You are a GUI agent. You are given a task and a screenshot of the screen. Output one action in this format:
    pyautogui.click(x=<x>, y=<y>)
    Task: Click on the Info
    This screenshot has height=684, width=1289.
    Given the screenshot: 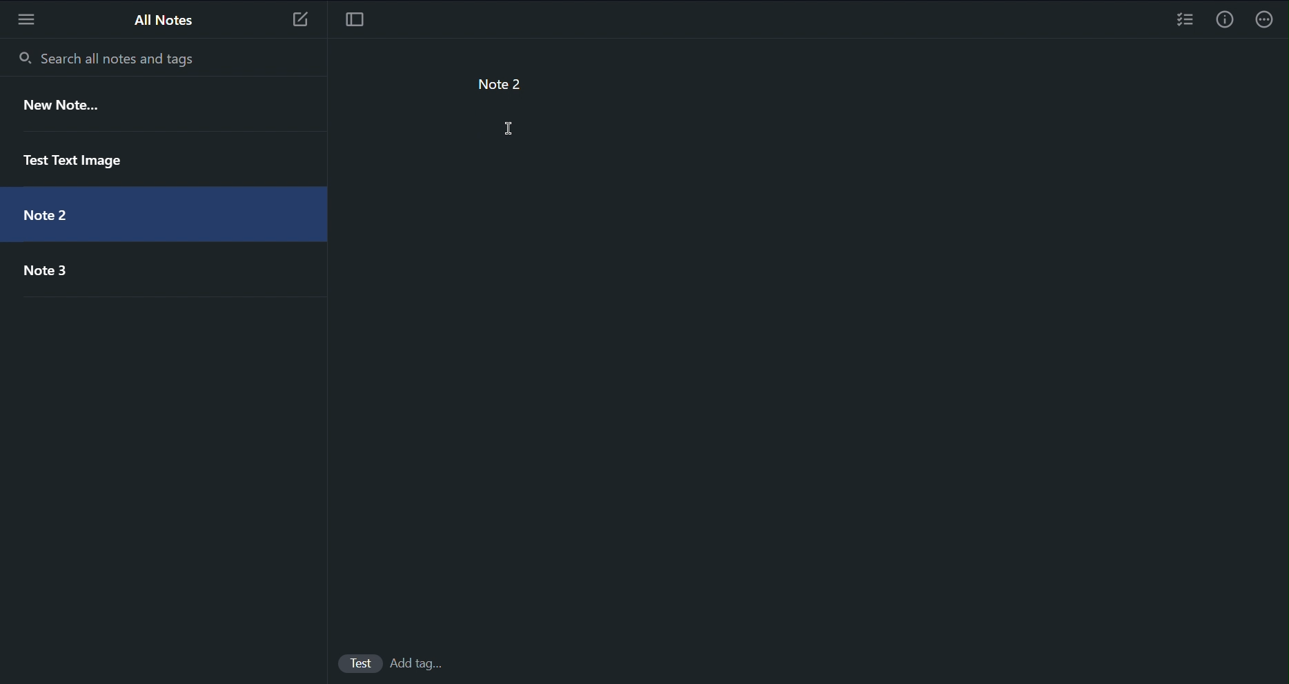 What is the action you would take?
    pyautogui.click(x=1225, y=19)
    